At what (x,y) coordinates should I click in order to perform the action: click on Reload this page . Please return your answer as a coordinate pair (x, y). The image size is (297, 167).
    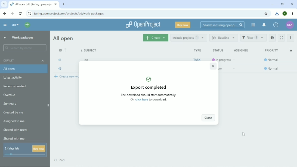
    Looking at the image, I should click on (20, 14).